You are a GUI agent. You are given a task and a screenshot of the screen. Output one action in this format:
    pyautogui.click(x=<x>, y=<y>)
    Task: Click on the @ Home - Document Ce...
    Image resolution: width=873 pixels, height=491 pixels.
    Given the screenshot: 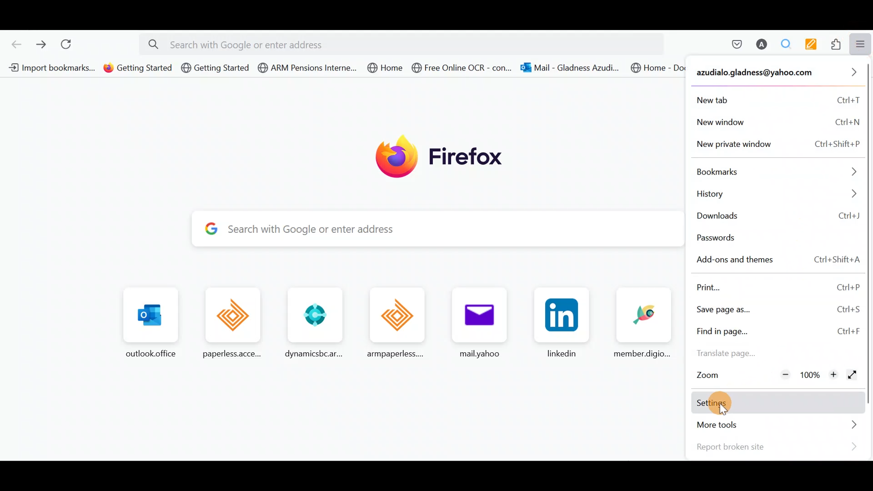 What is the action you would take?
    pyautogui.click(x=649, y=67)
    